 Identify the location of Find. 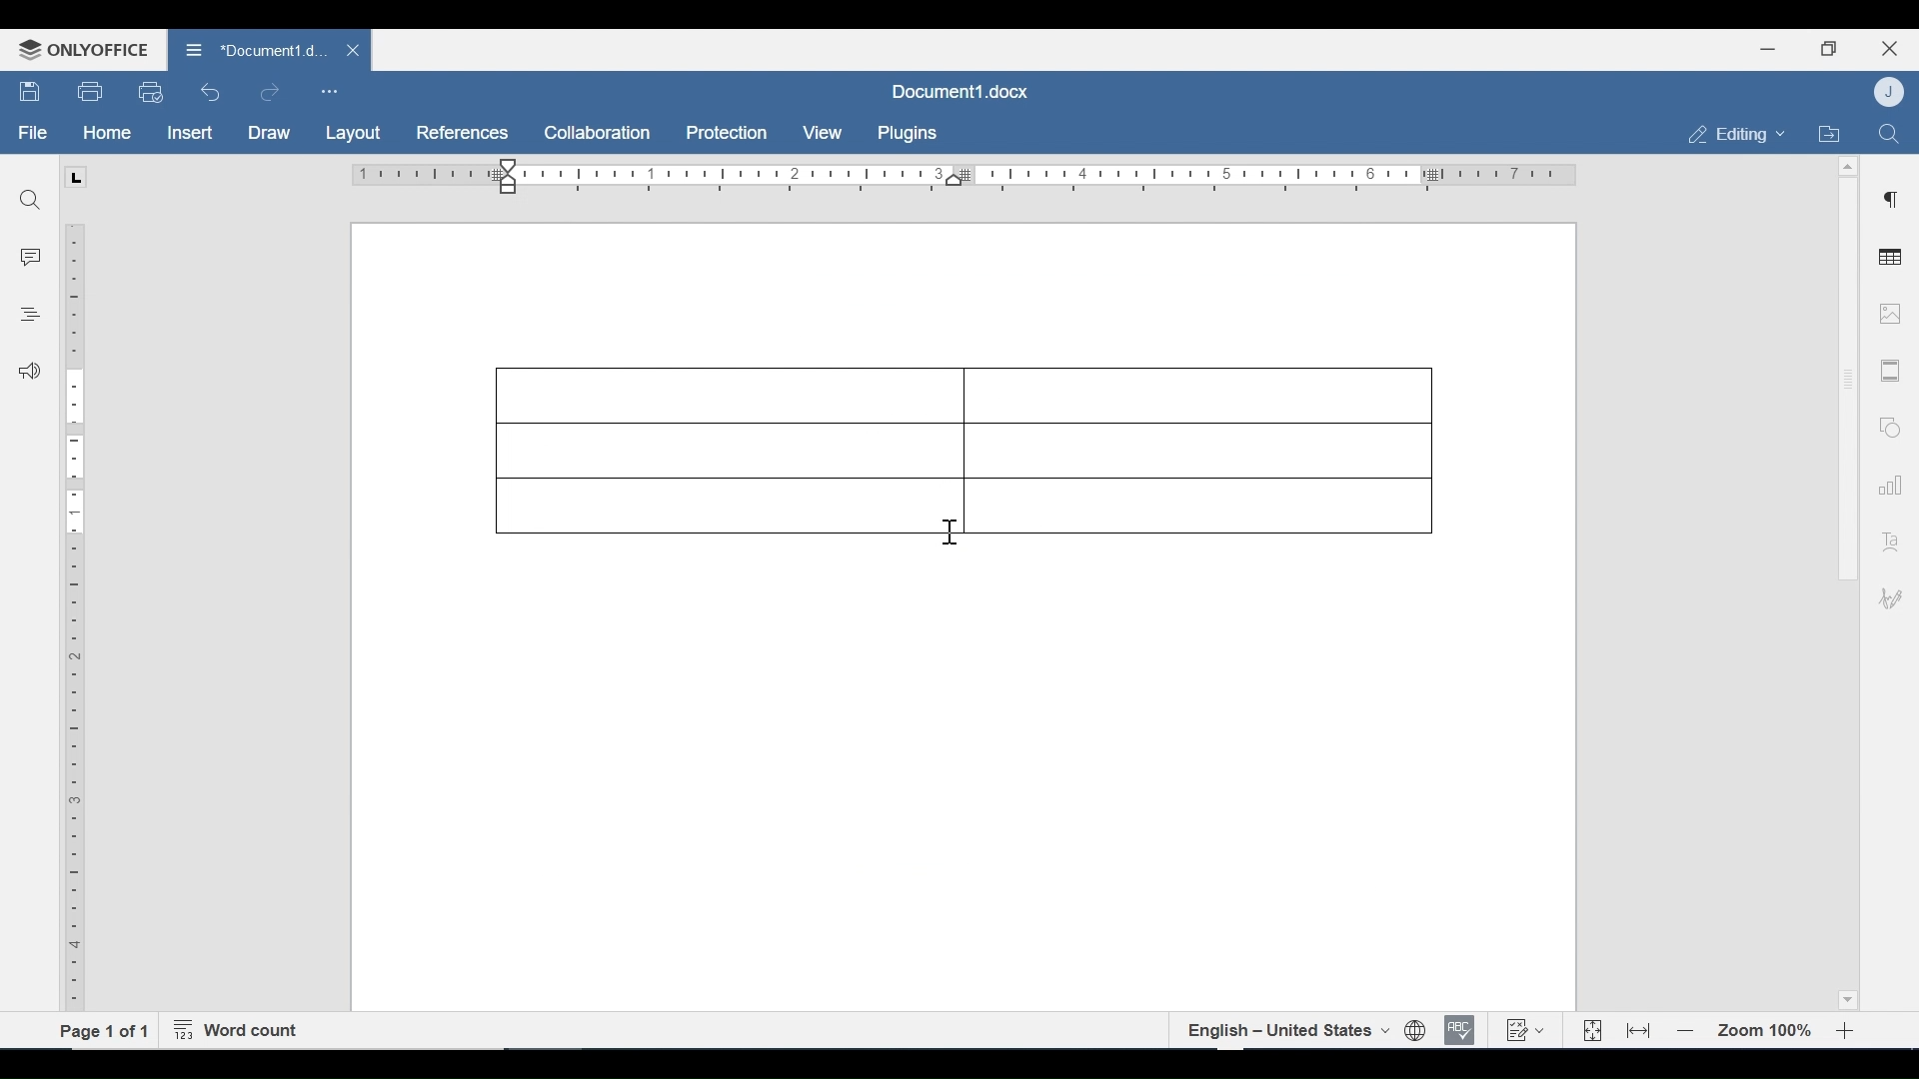
(1888, 132).